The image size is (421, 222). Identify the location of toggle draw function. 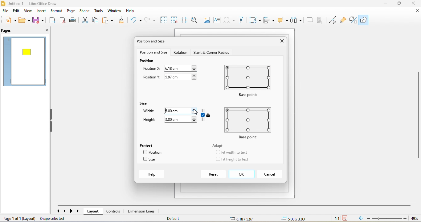
(353, 19).